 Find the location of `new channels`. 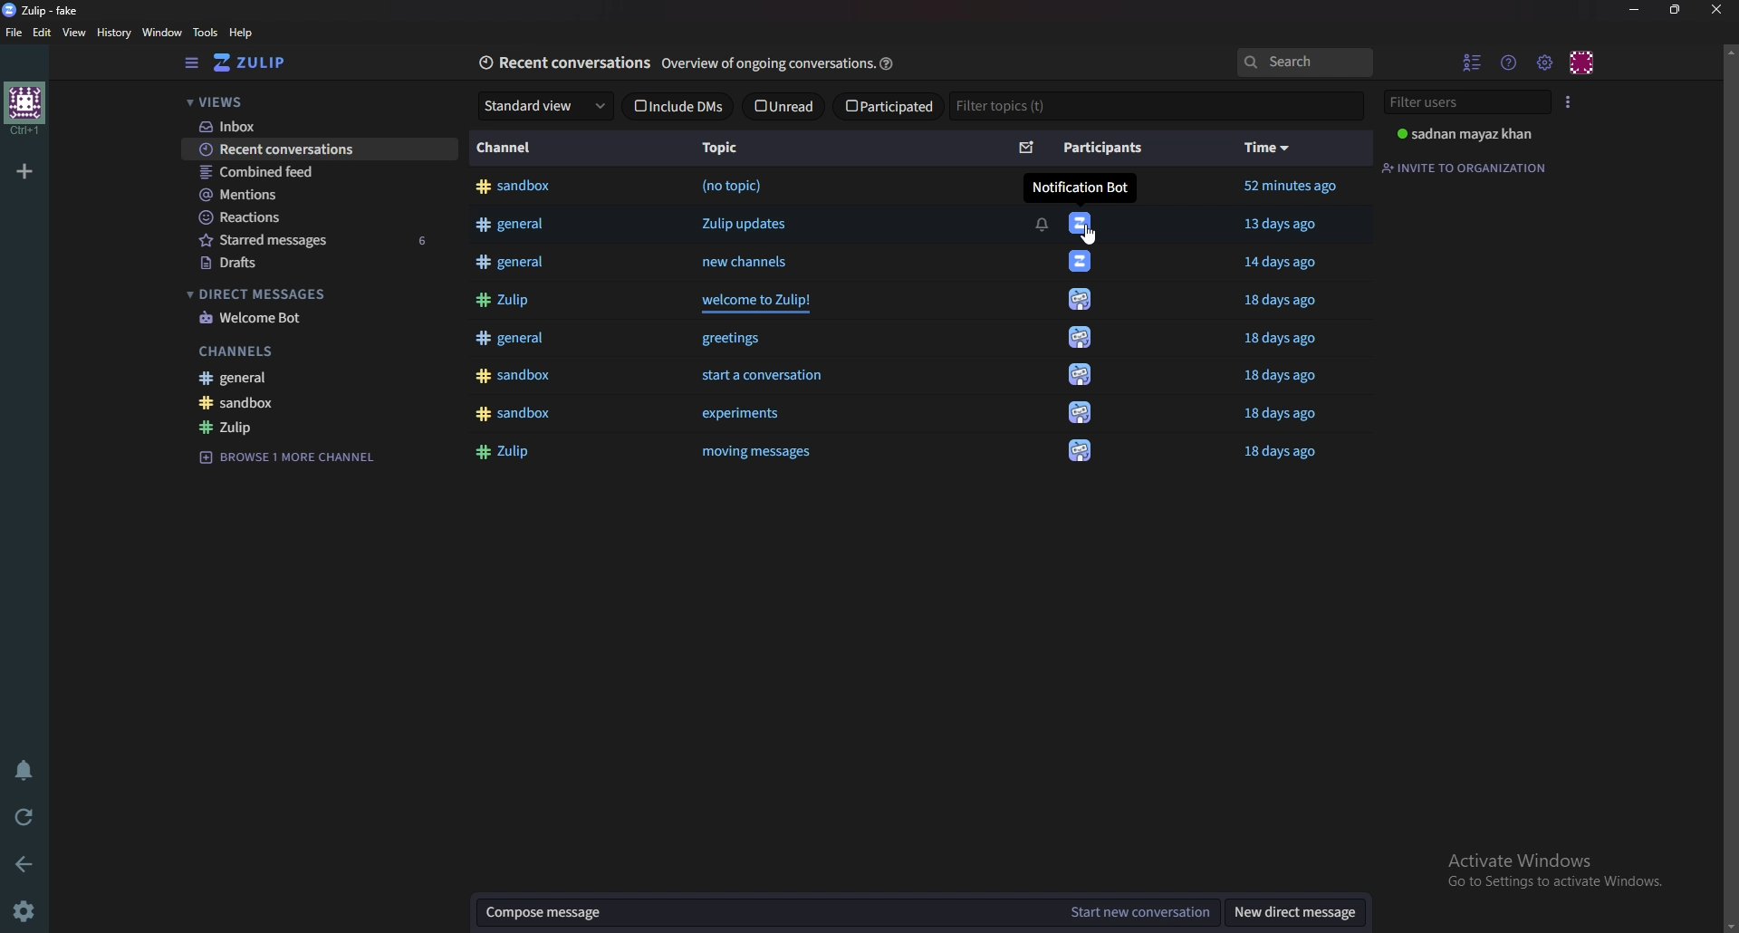

new channels is located at coordinates (749, 261).